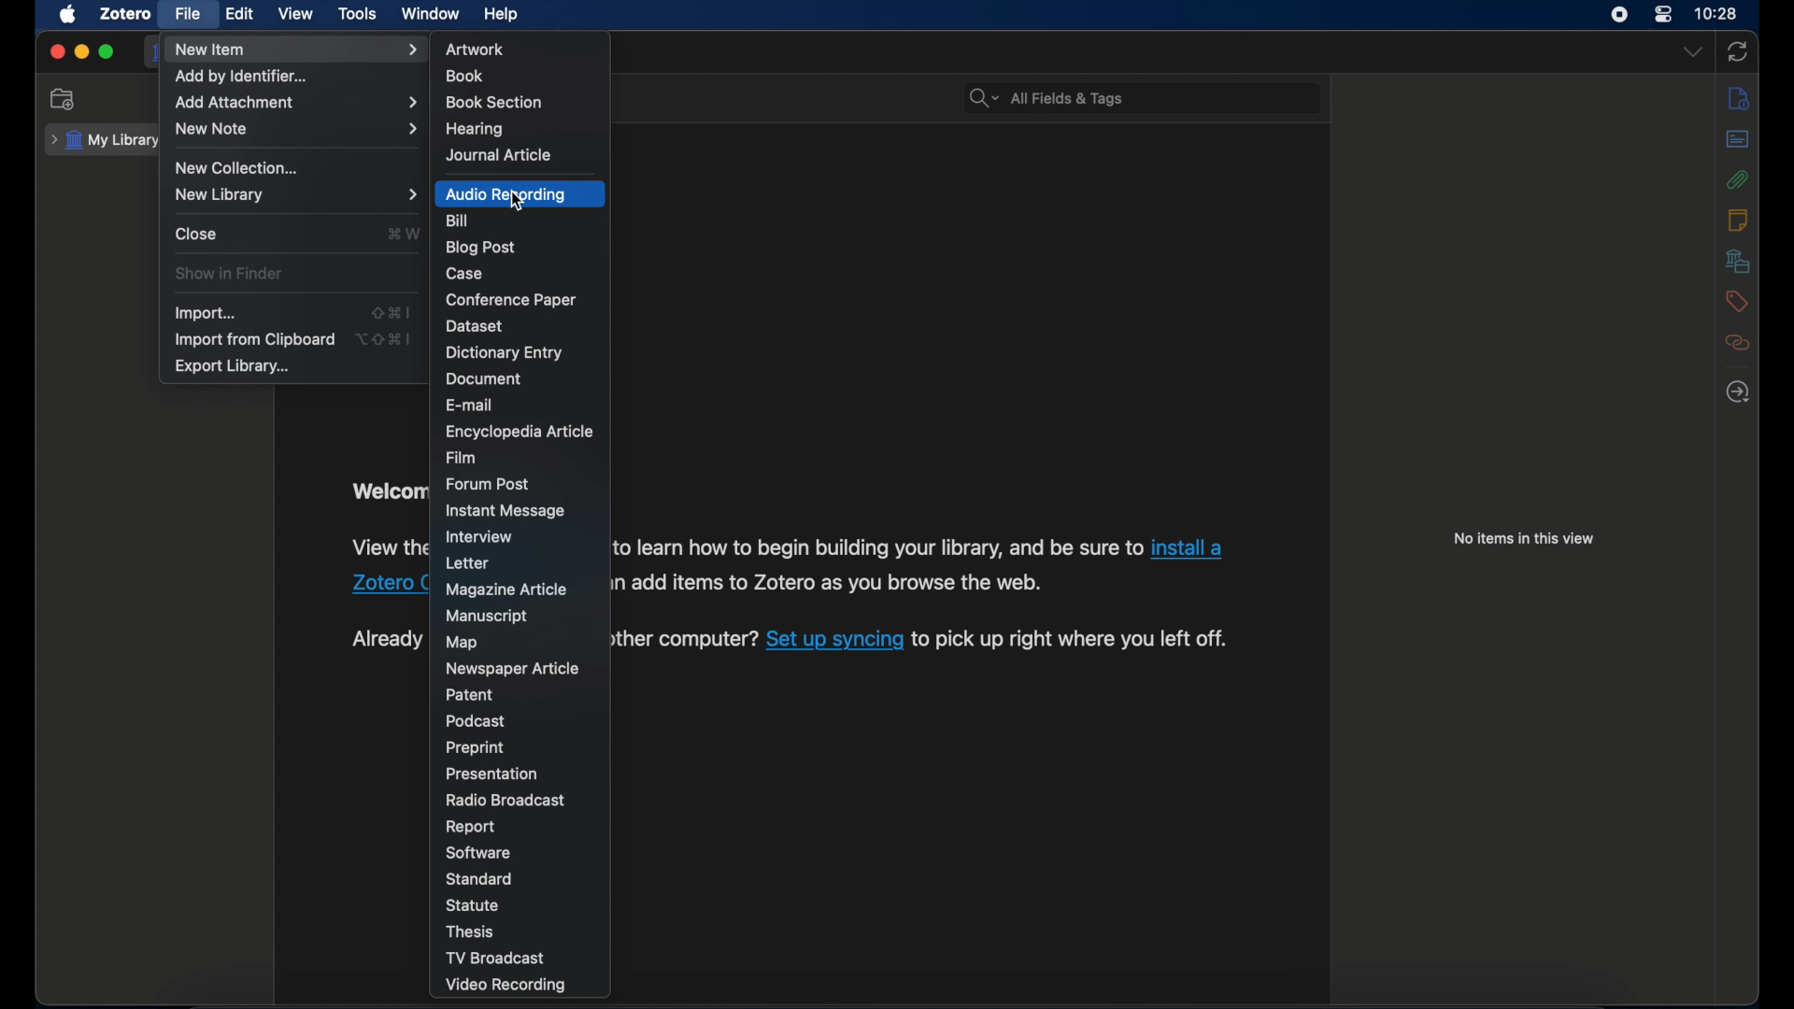  Describe the element at coordinates (1716, 12) in the screenshot. I see `time` at that location.